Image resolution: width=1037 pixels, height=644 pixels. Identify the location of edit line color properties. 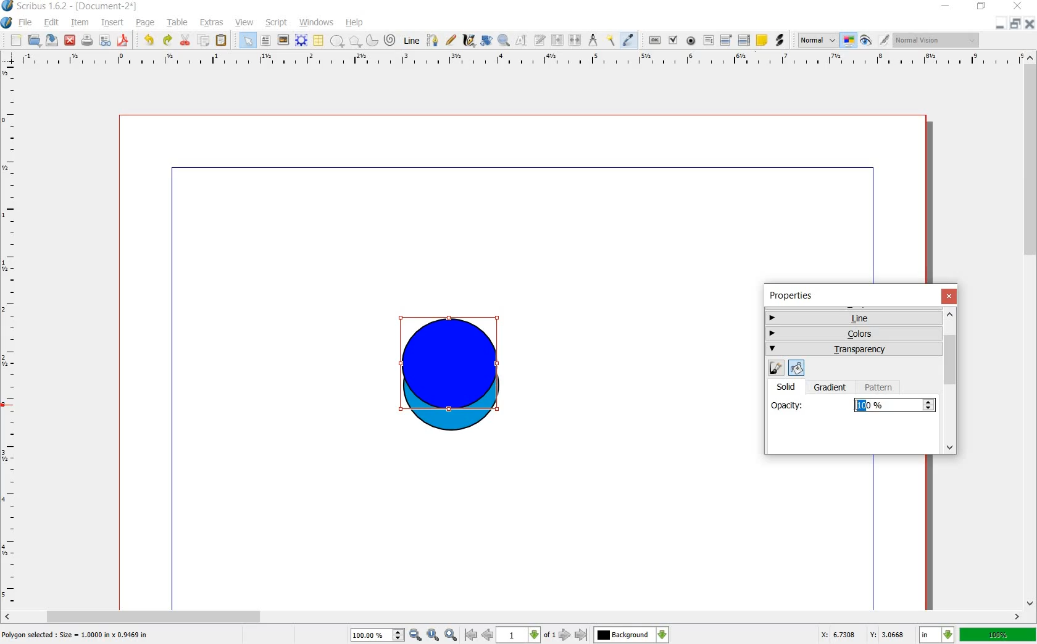
(775, 368).